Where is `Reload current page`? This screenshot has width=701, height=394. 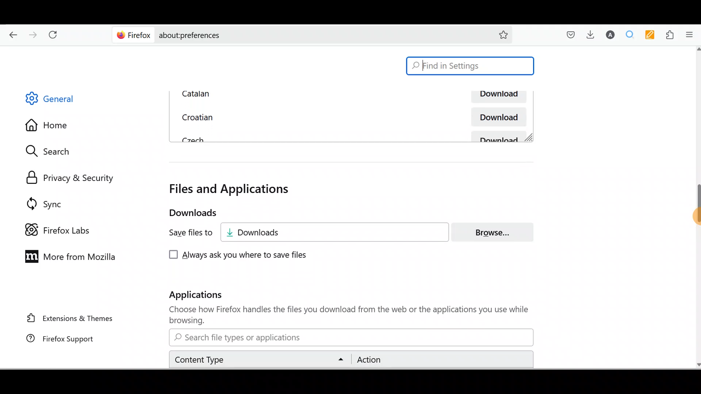
Reload current page is located at coordinates (57, 36).